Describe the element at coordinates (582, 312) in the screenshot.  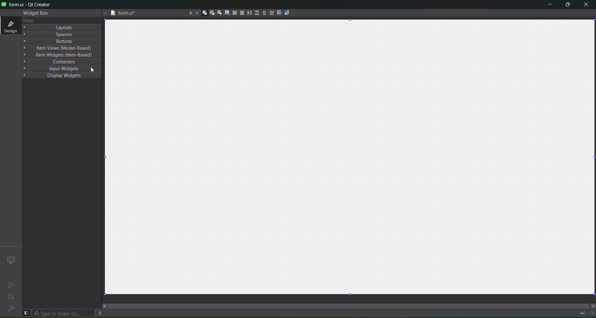
I see `progress details` at that location.